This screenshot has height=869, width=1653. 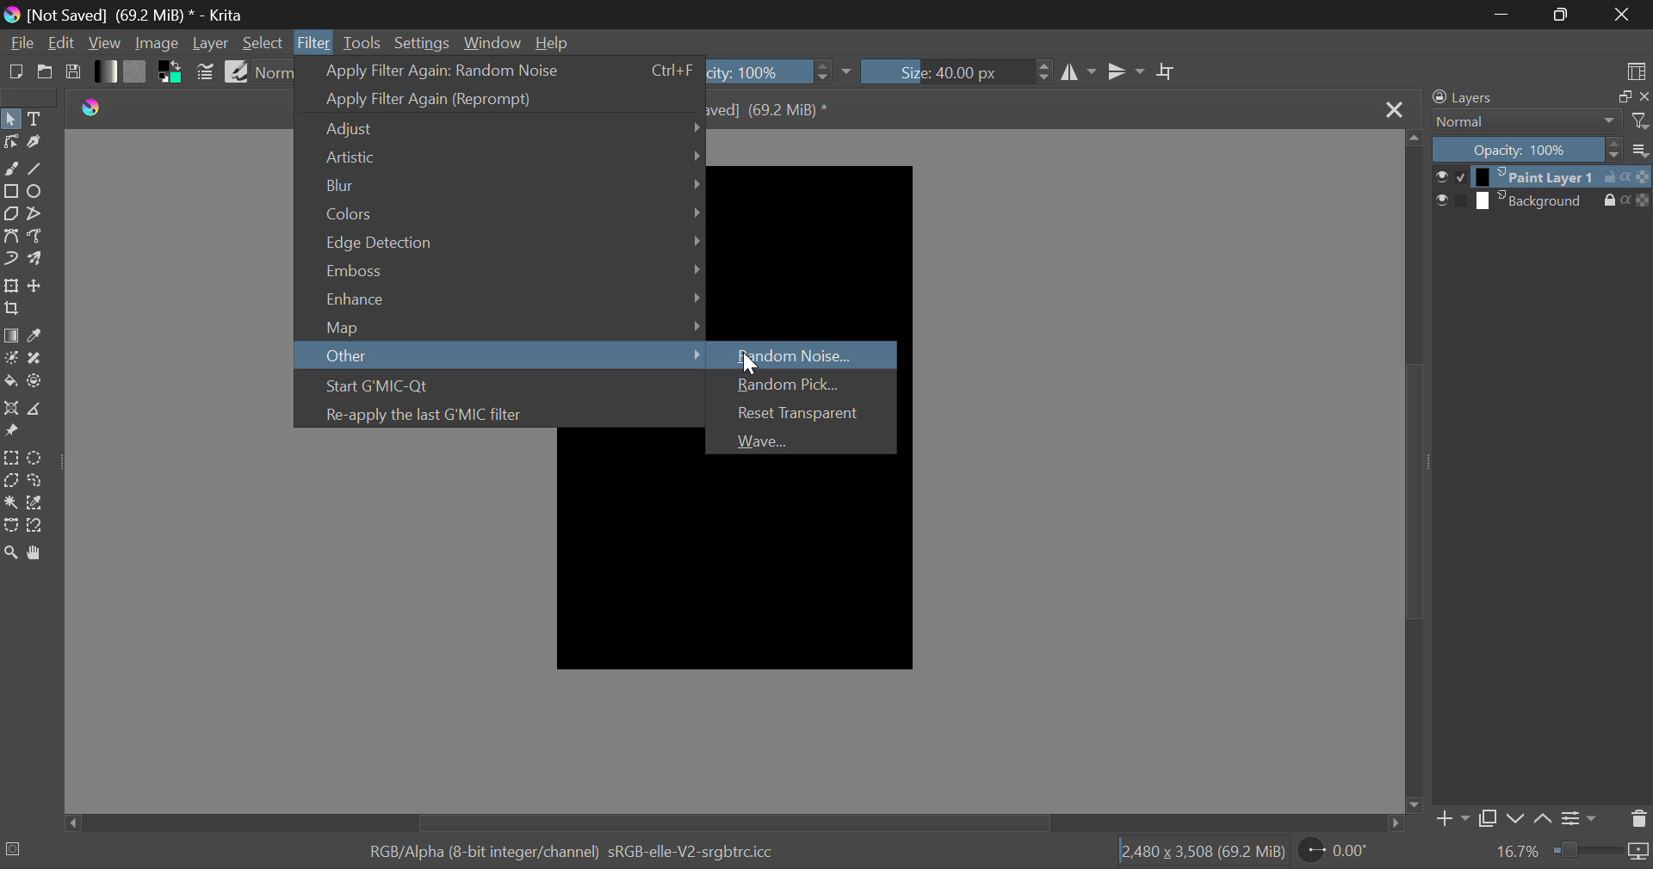 I want to click on Continuous Selection, so click(x=12, y=504).